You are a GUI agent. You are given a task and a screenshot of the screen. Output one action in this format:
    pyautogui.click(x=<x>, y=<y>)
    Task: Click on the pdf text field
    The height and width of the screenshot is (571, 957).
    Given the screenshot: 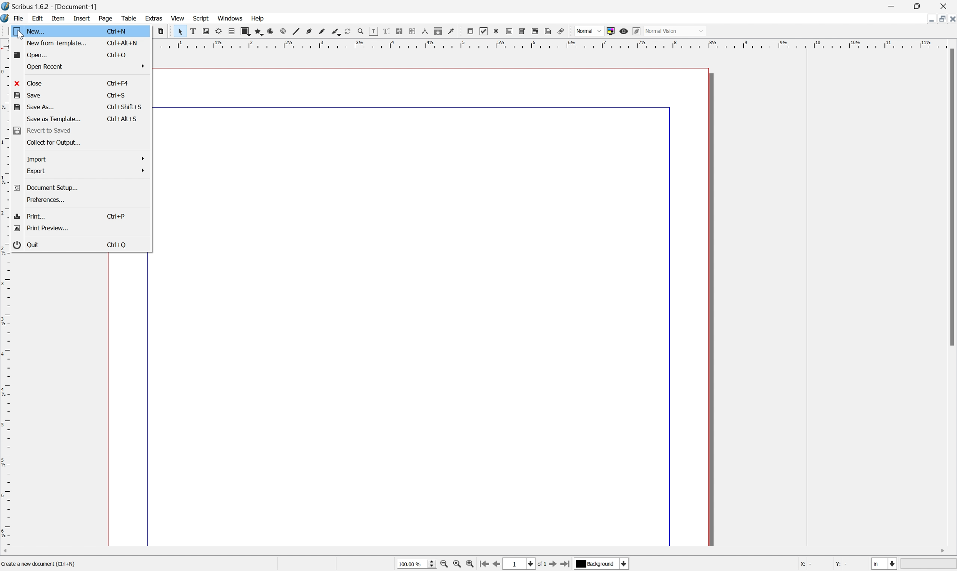 What is the action you would take?
    pyautogui.click(x=510, y=31)
    